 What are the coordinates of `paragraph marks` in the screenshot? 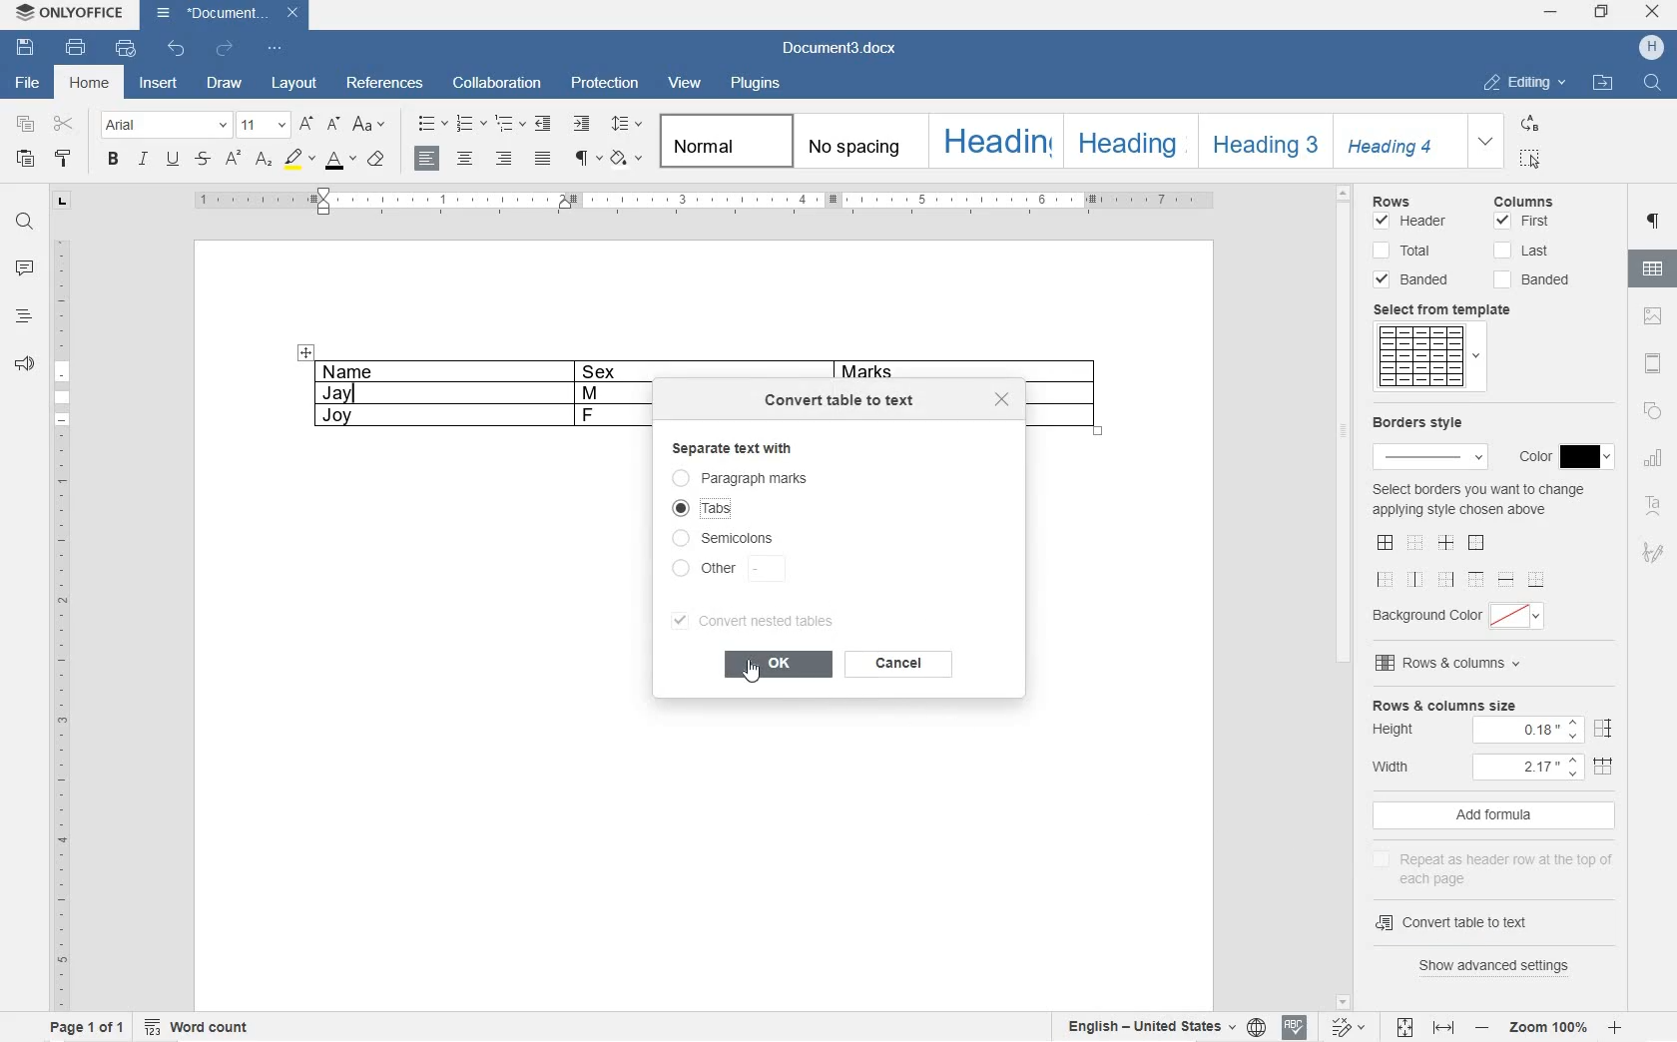 It's located at (776, 476).